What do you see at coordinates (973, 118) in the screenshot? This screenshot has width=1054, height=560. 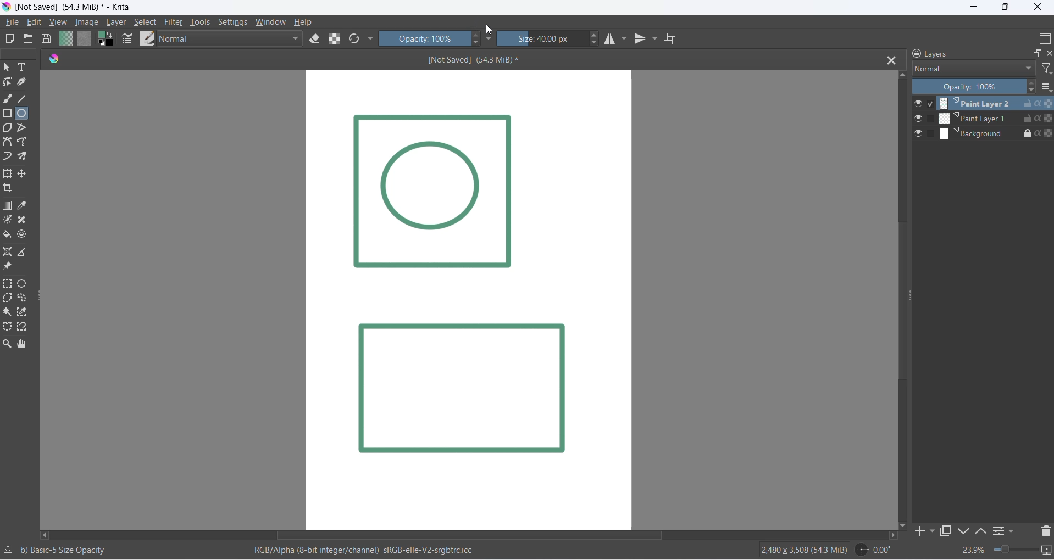 I see `paint layer 1` at bounding box center [973, 118].